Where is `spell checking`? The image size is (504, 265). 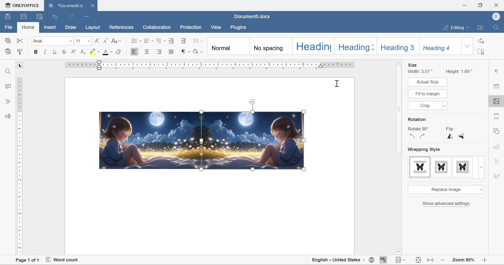 spell checking is located at coordinates (385, 259).